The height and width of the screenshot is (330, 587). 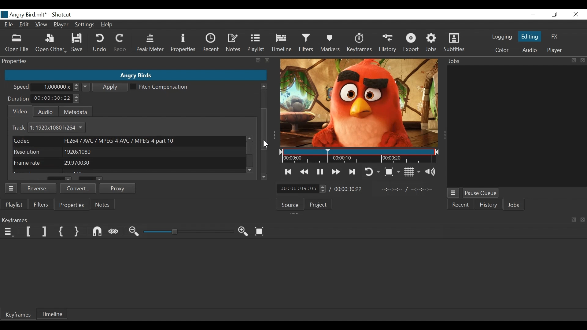 I want to click on Player, so click(x=61, y=24).